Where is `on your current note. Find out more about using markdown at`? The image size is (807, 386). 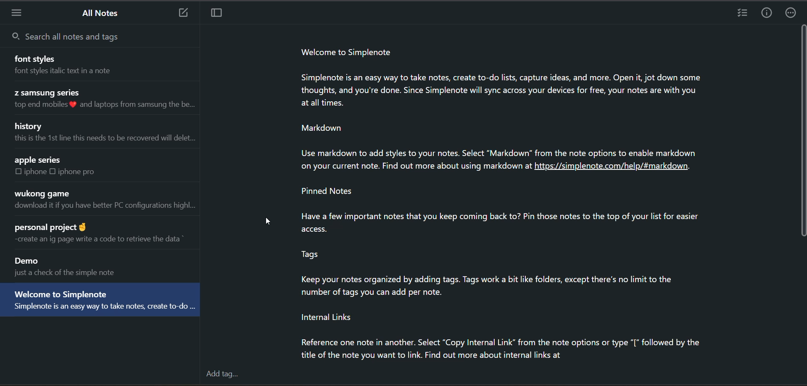 on your current note. Find out more about using markdown at is located at coordinates (407, 167).